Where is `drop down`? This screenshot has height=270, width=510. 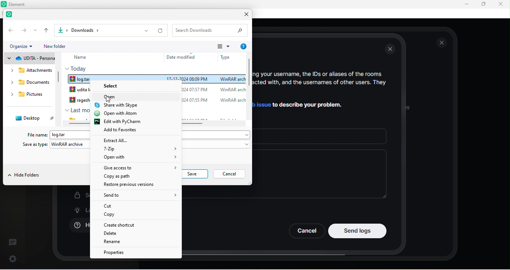 drop down is located at coordinates (35, 30).